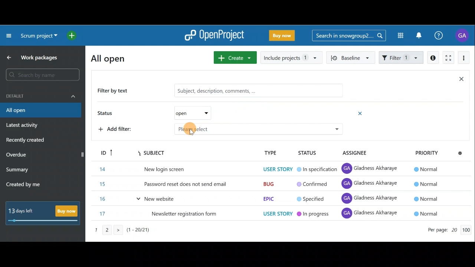  What do you see at coordinates (464, 59) in the screenshot?
I see `More actions` at bounding box center [464, 59].